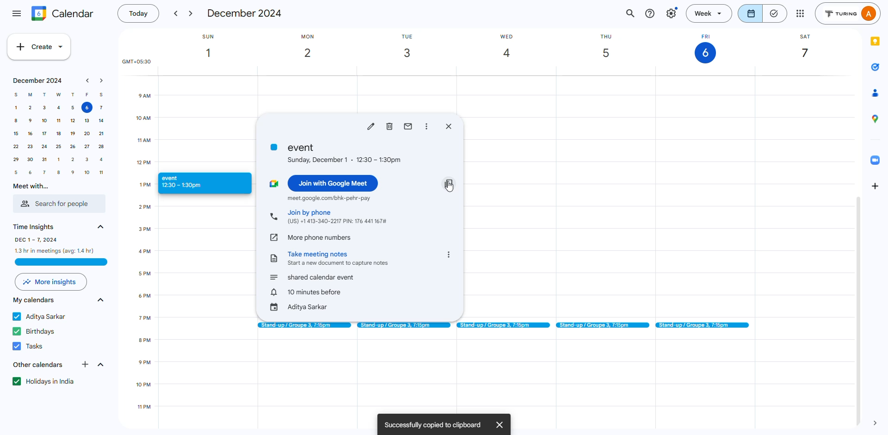  Describe the element at coordinates (763, 13) in the screenshot. I see `view` at that location.